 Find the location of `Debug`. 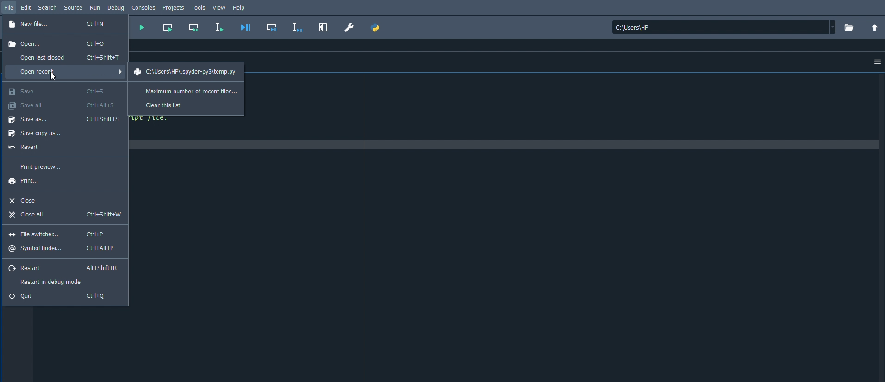

Debug is located at coordinates (116, 7).